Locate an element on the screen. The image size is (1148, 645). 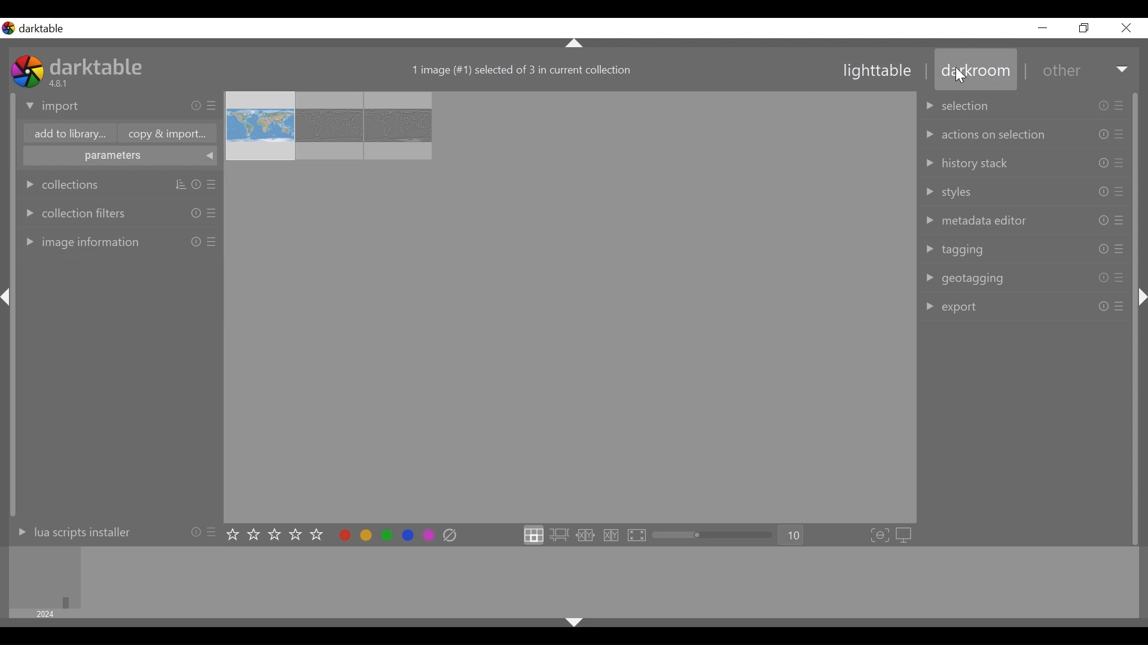
click to enter culling layout in dynamic mode is located at coordinates (609, 535).